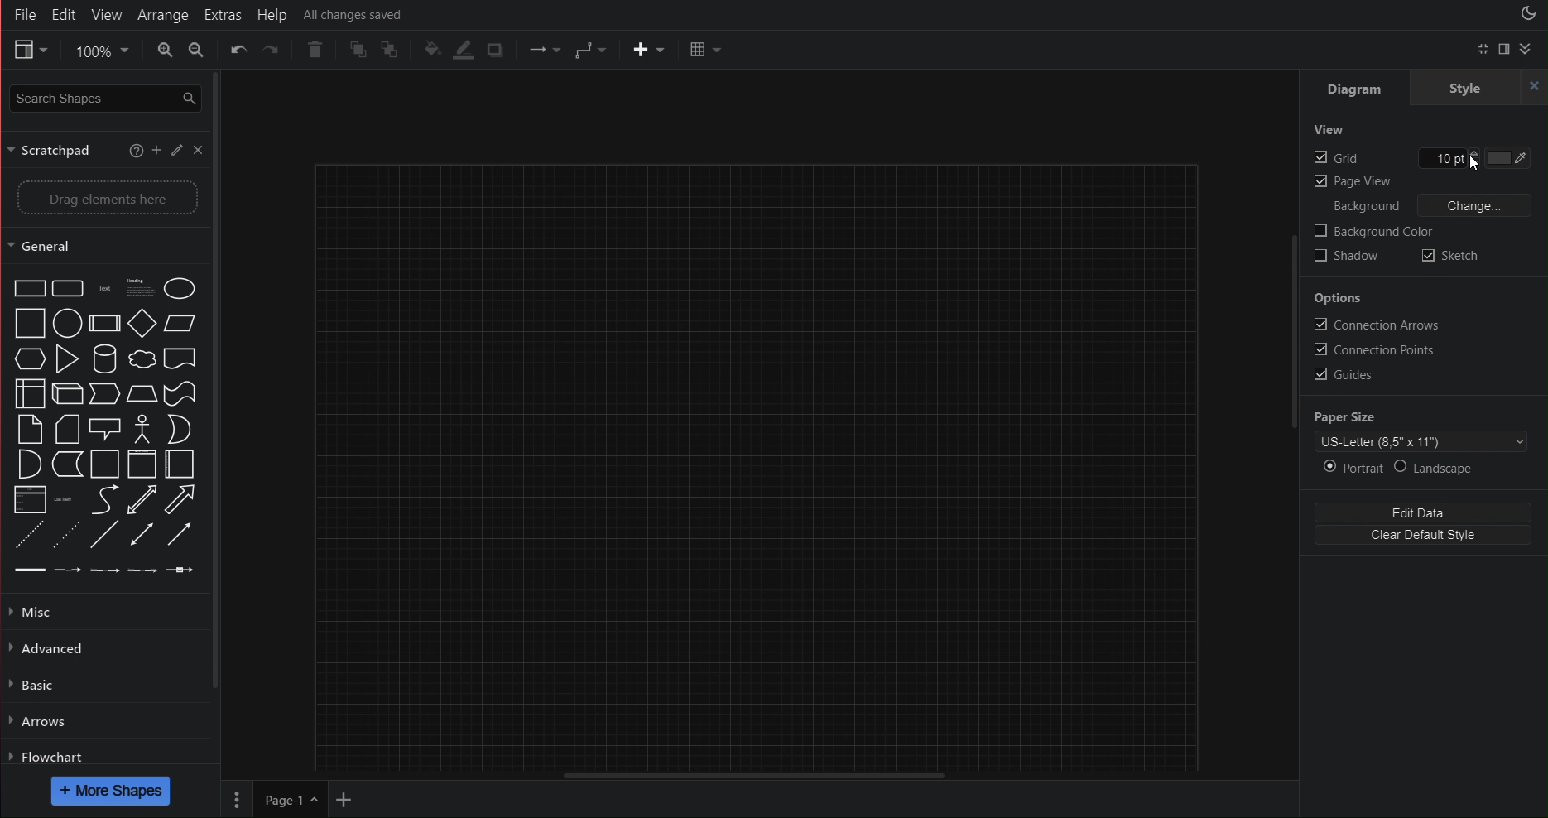 This screenshot has height=818, width=1548. What do you see at coordinates (238, 53) in the screenshot?
I see `Undo` at bounding box center [238, 53].